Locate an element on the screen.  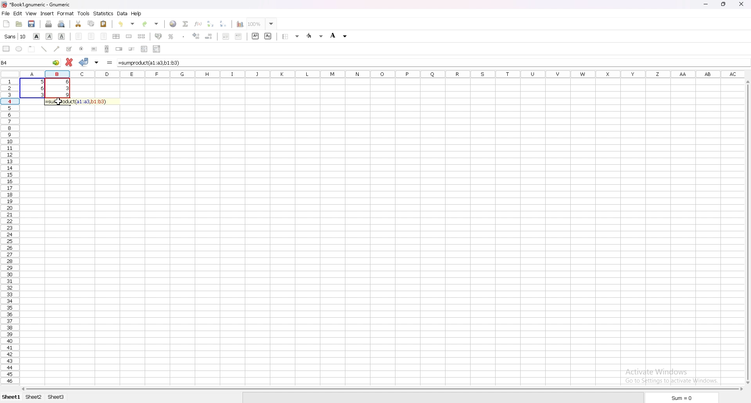
file name is located at coordinates (39, 5).